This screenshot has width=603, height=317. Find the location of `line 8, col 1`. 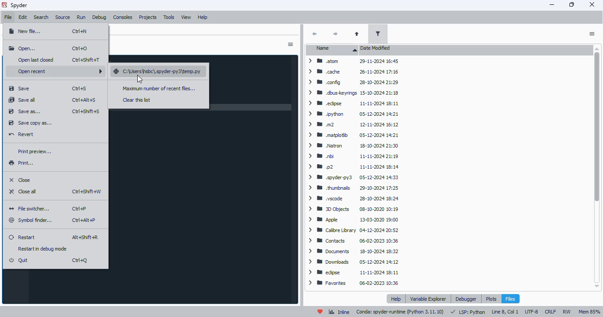

line 8, col 1 is located at coordinates (505, 312).